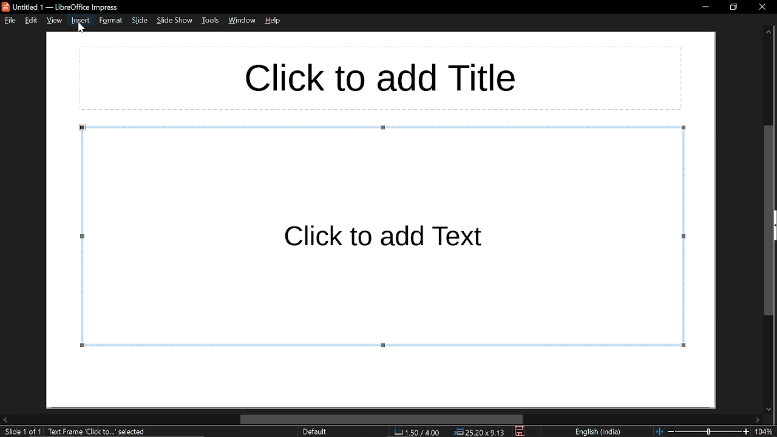  I want to click on slideshow, so click(175, 21).